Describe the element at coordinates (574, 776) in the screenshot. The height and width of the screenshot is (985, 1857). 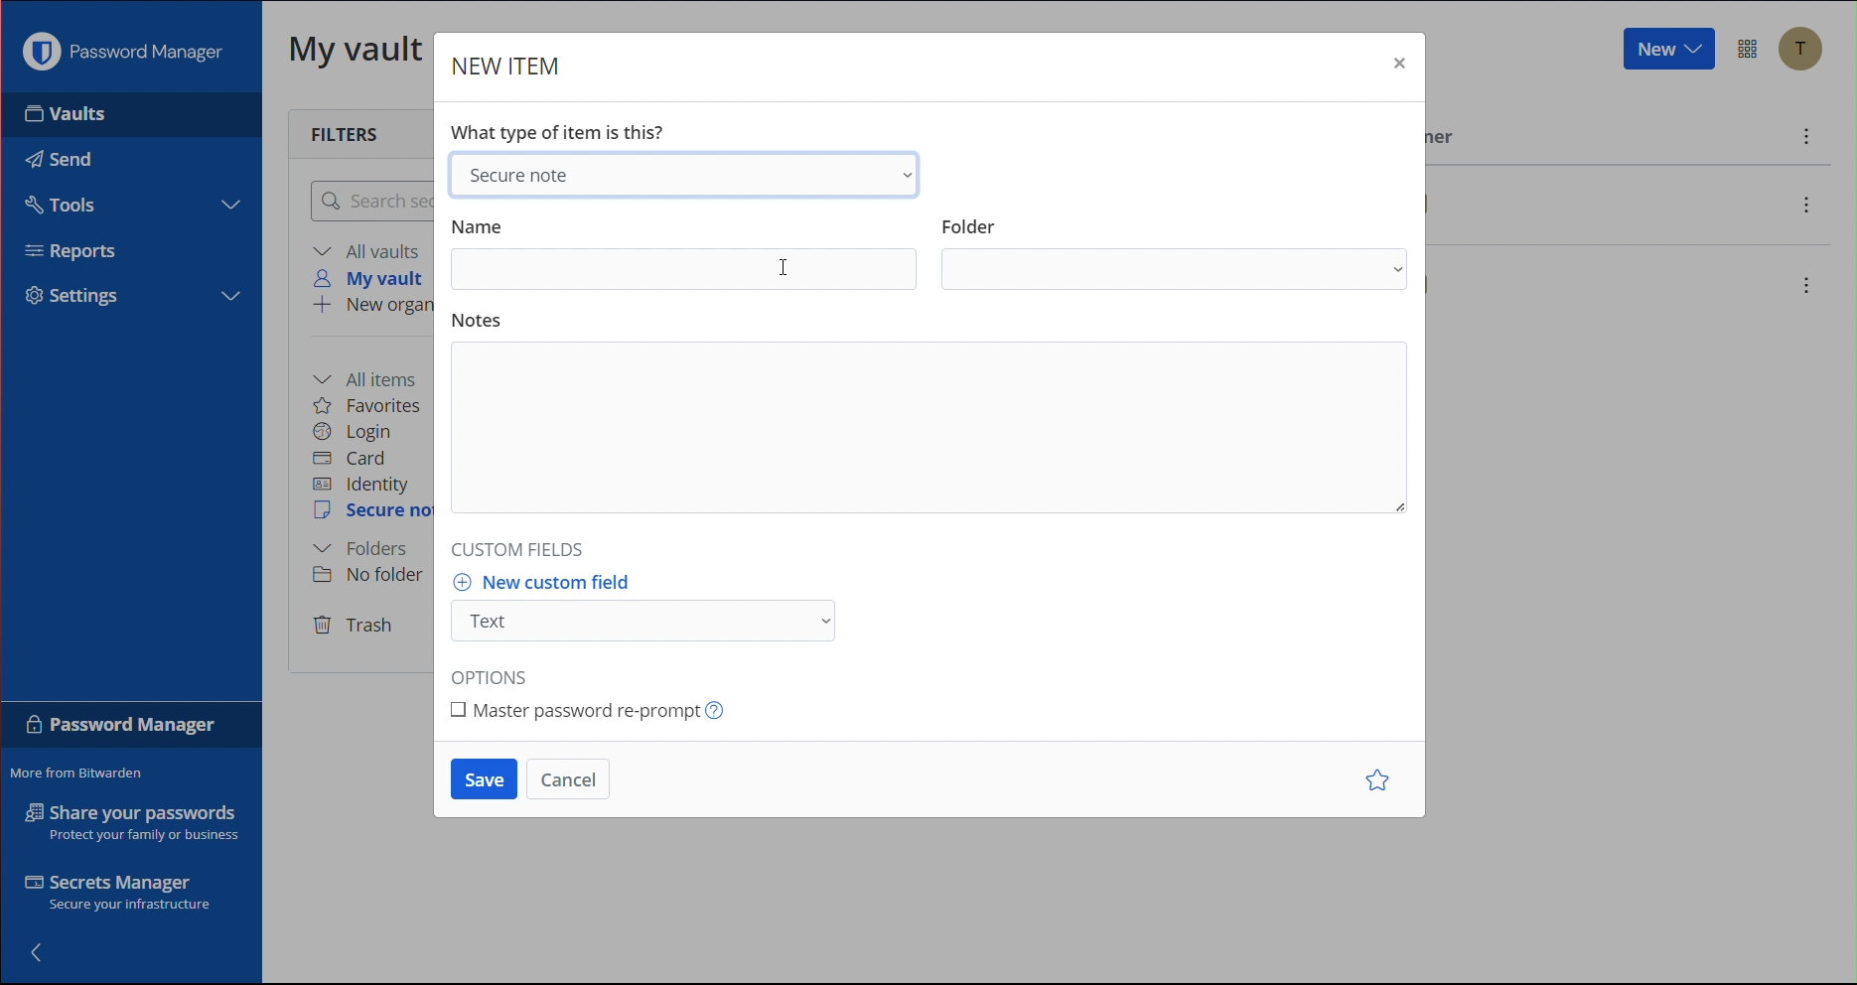
I see `Cancel` at that location.